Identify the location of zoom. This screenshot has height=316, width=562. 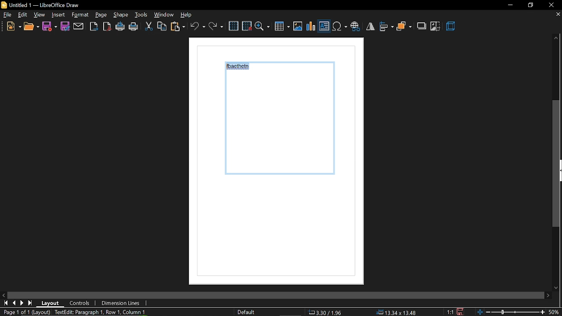
(263, 26).